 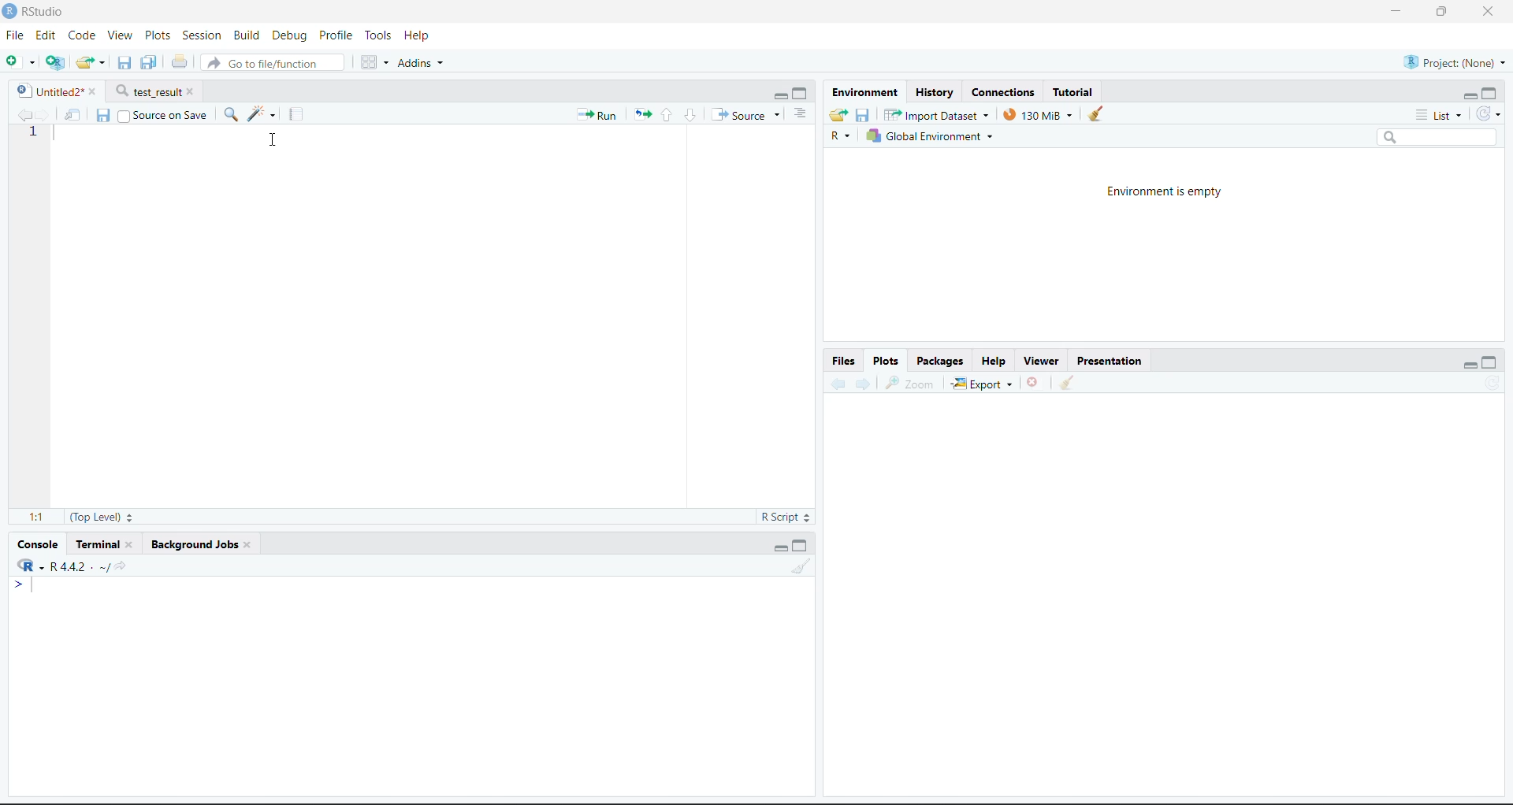 What do you see at coordinates (836, 116) in the screenshot?
I see `Load workspace` at bounding box center [836, 116].